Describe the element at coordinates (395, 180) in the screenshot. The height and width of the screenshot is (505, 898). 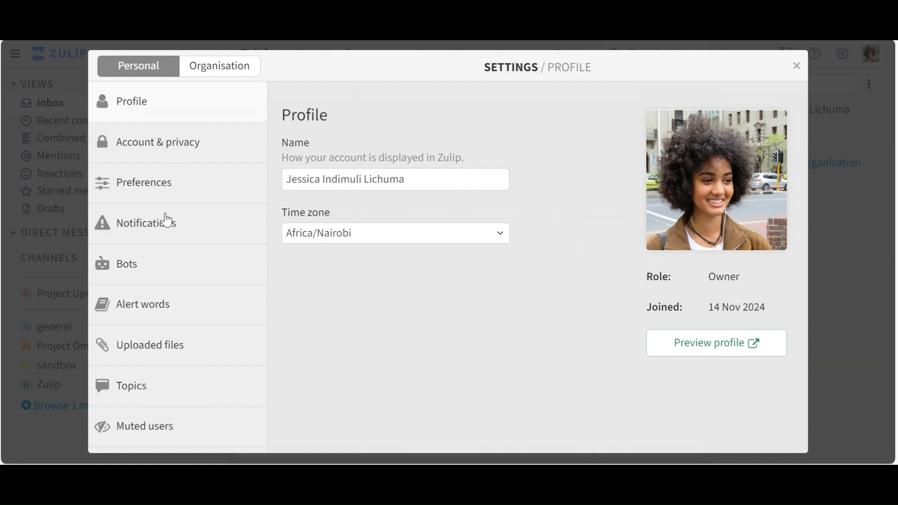
I see `Name Field` at that location.